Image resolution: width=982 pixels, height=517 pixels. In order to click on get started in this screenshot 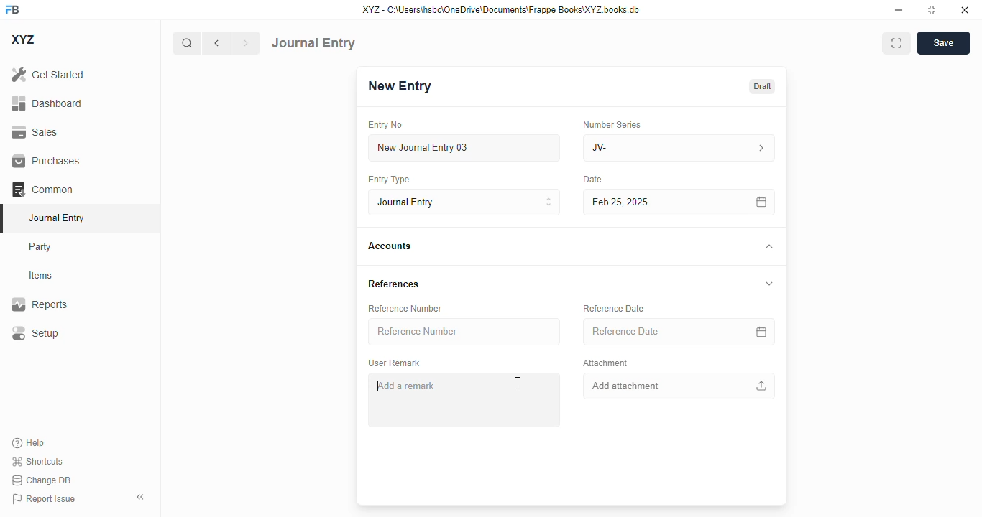, I will do `click(47, 74)`.